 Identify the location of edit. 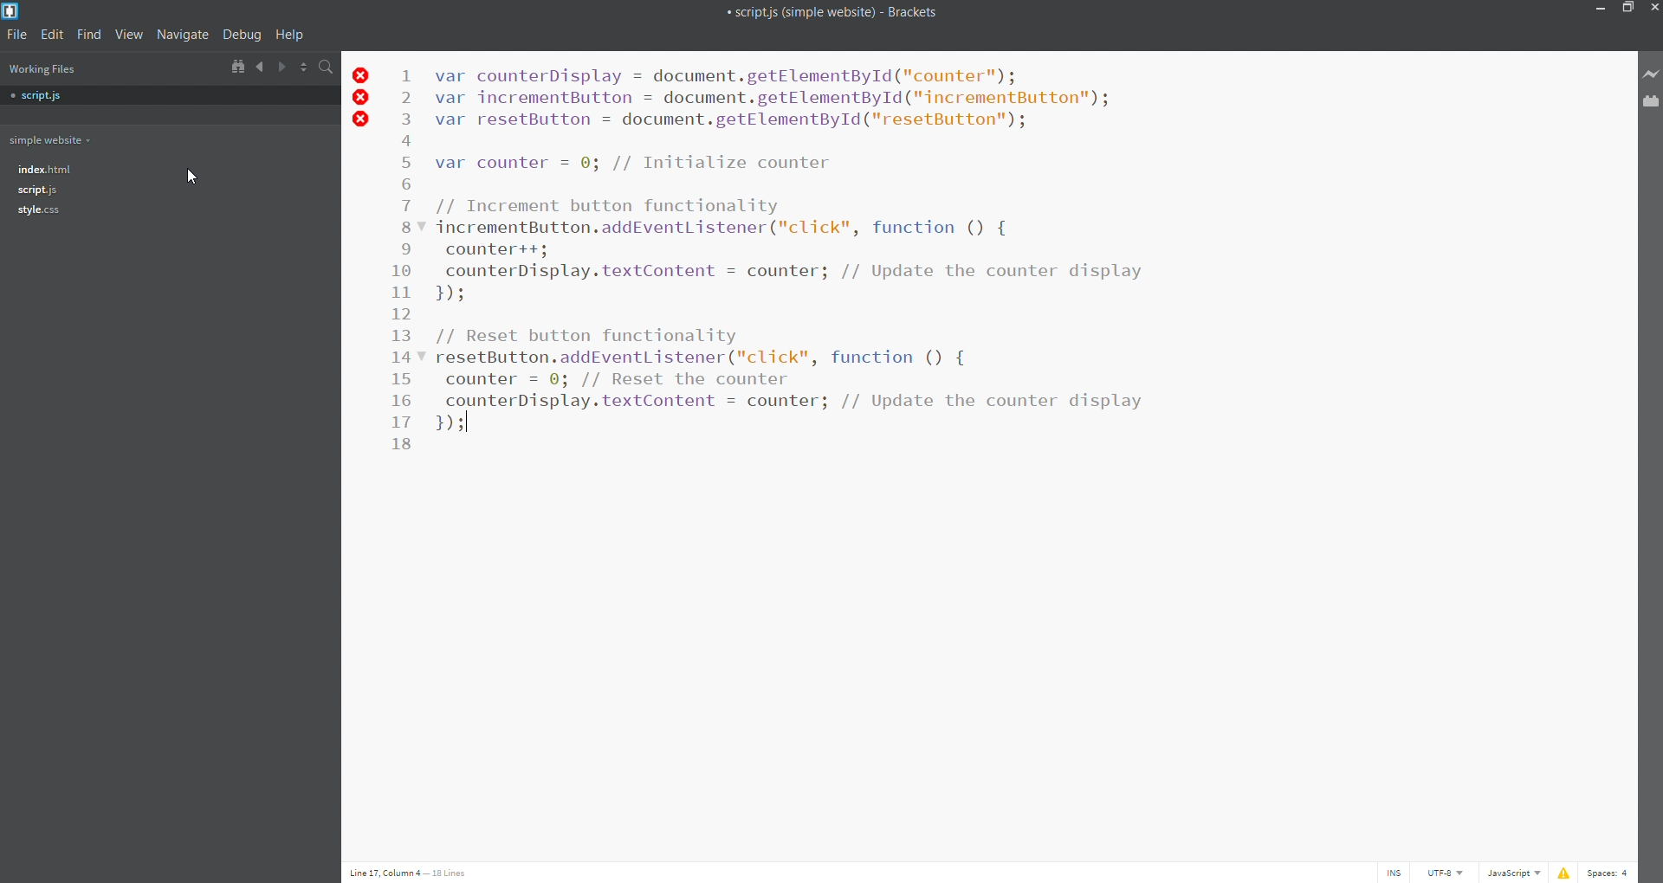
(52, 35).